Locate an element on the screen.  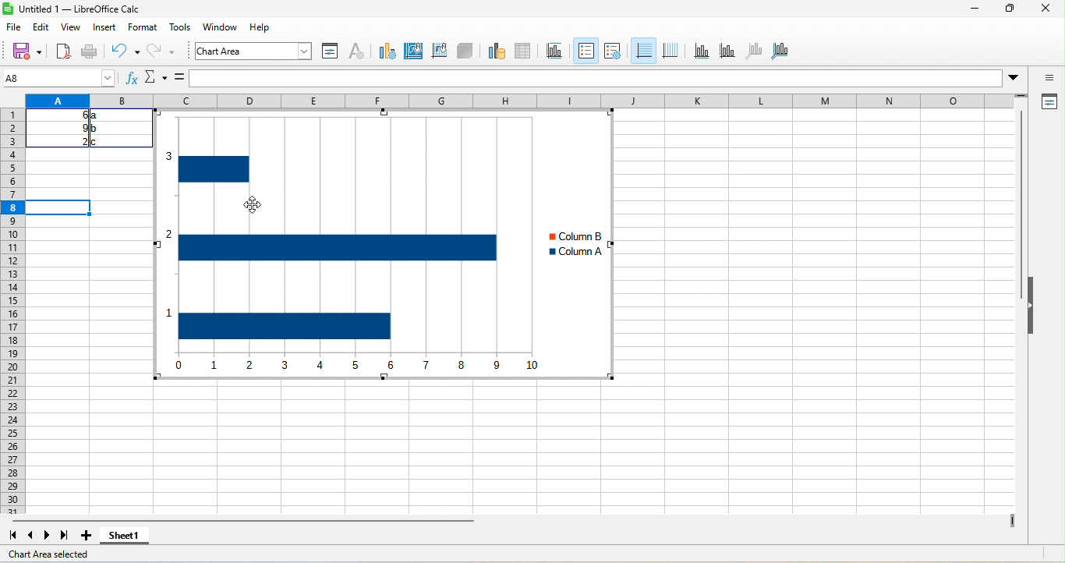
format is located at coordinates (142, 28).